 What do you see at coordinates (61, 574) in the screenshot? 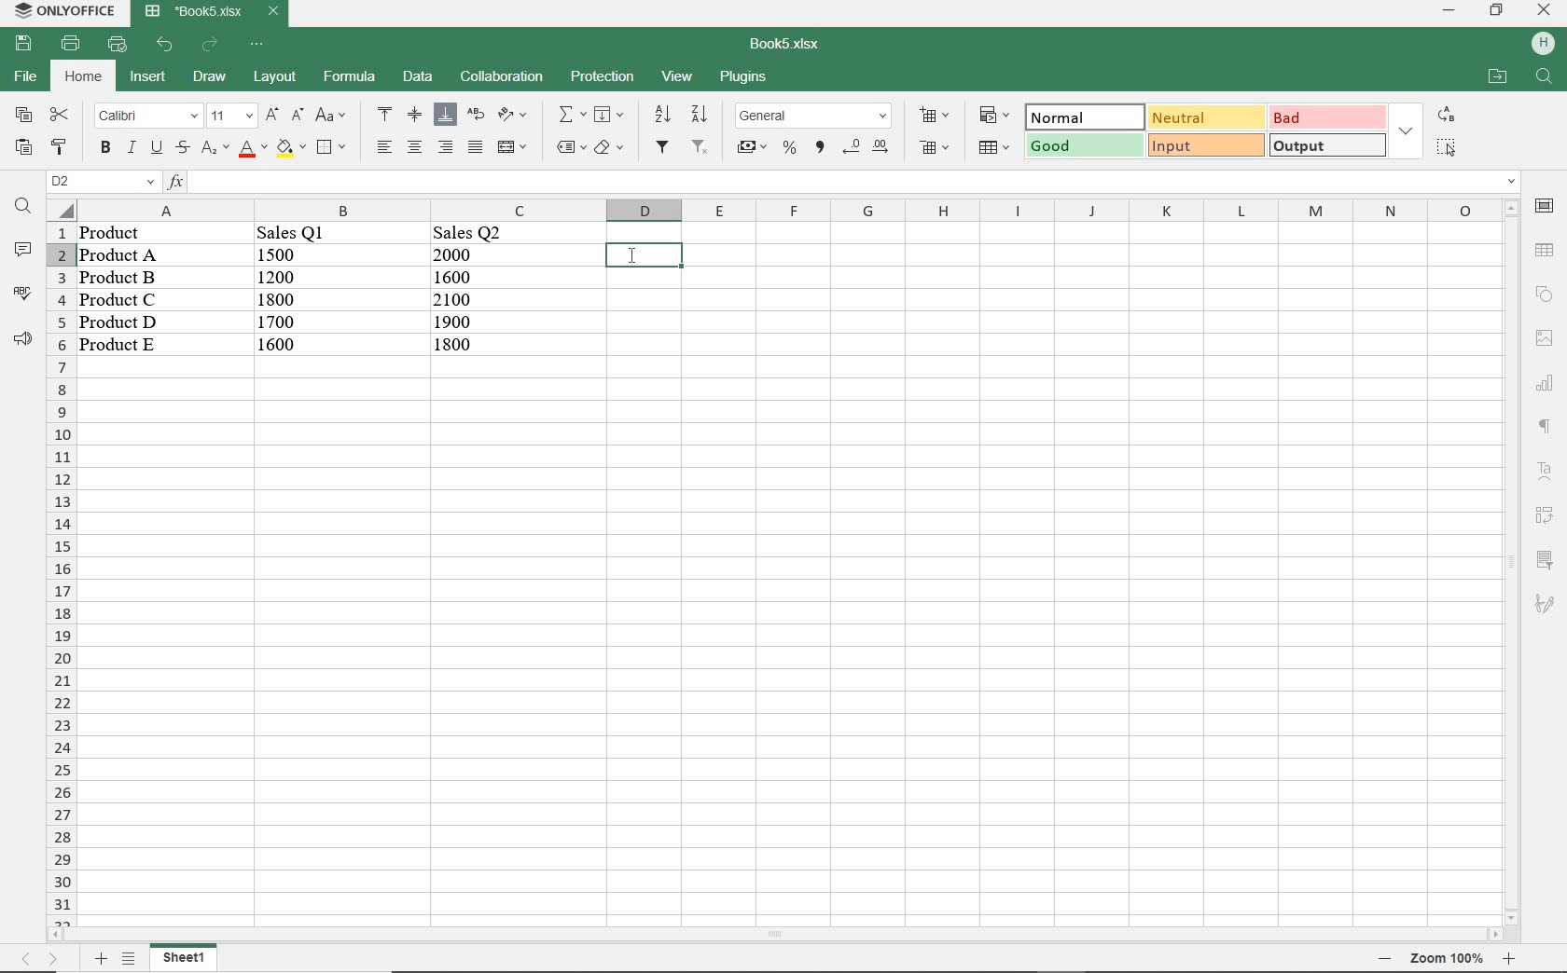
I see `rows` at bounding box center [61, 574].